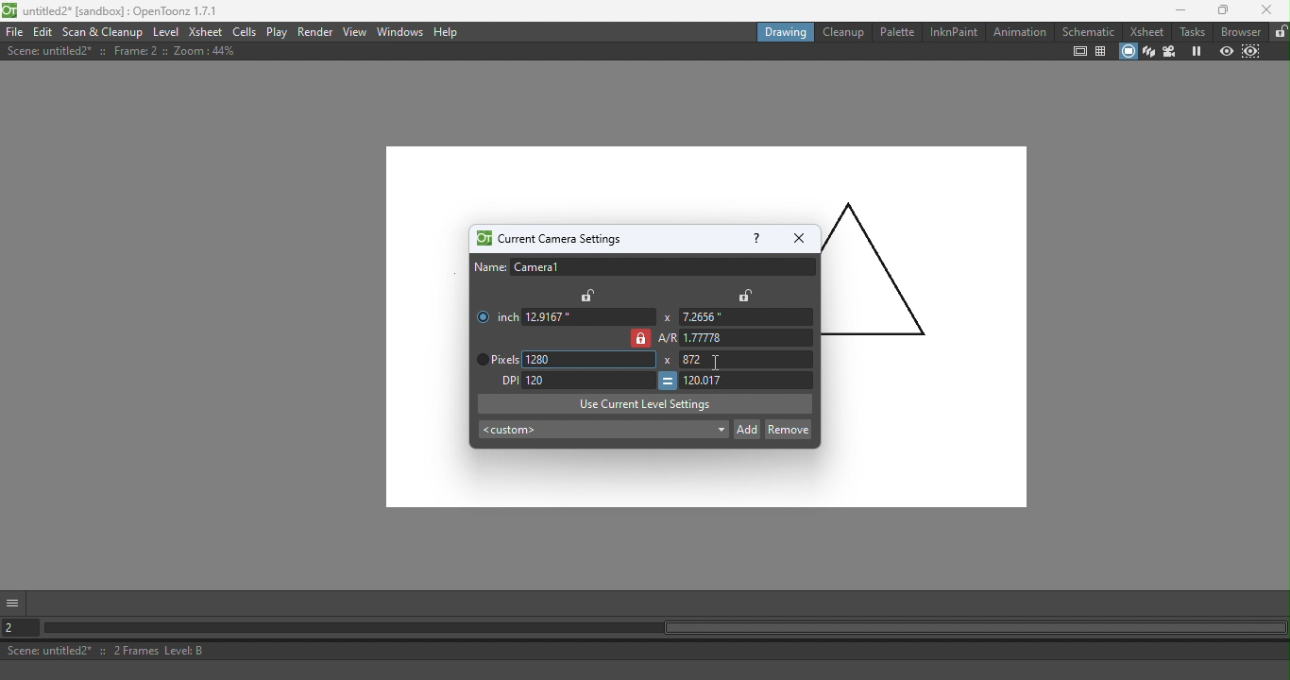 This screenshot has height=680, width=1290. I want to click on canvas, so click(603, 480).